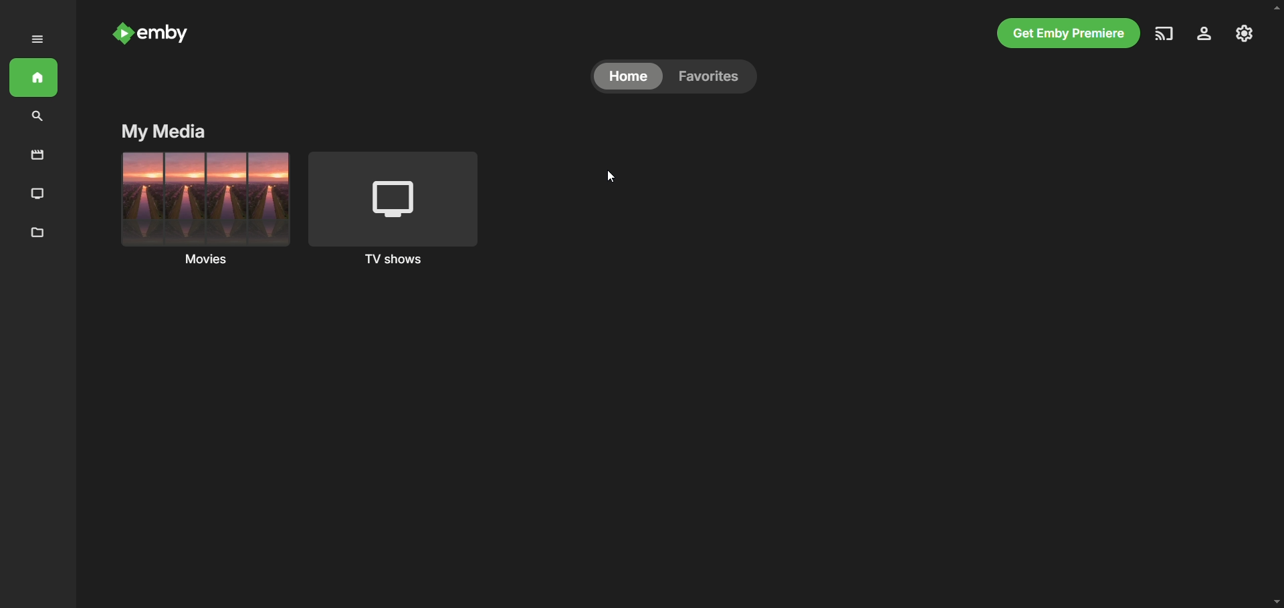  Describe the element at coordinates (203, 207) in the screenshot. I see `movies` at that location.